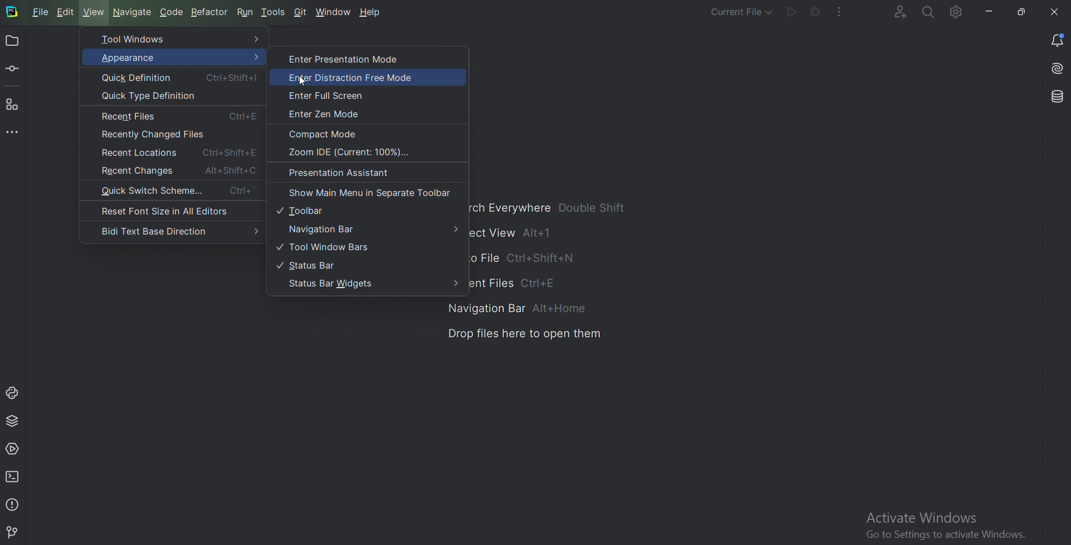 This screenshot has height=545, width=1071. Describe the element at coordinates (816, 11) in the screenshot. I see `Debug` at that location.